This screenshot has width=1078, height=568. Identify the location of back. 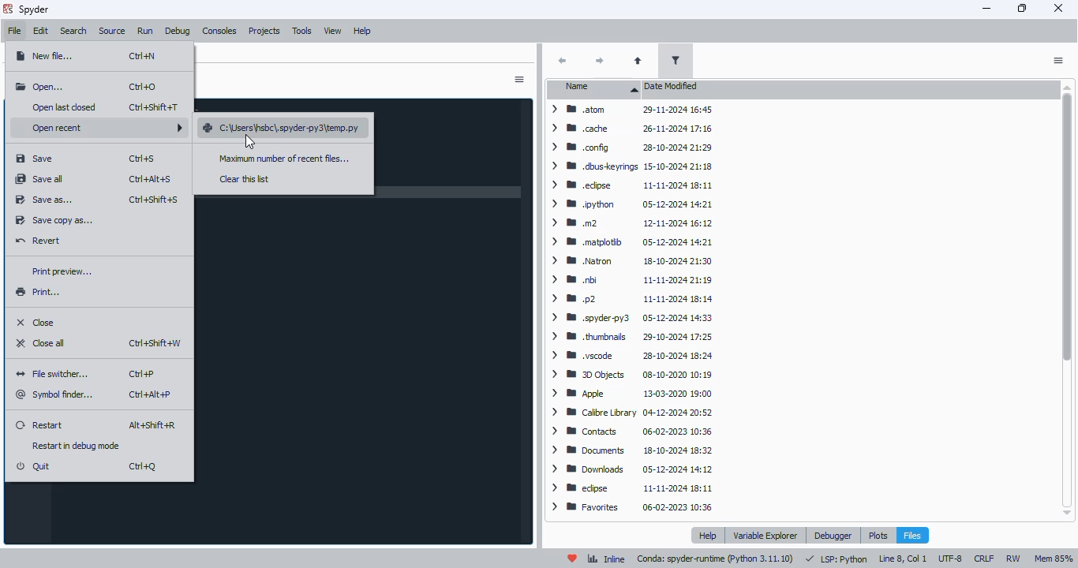
(562, 61).